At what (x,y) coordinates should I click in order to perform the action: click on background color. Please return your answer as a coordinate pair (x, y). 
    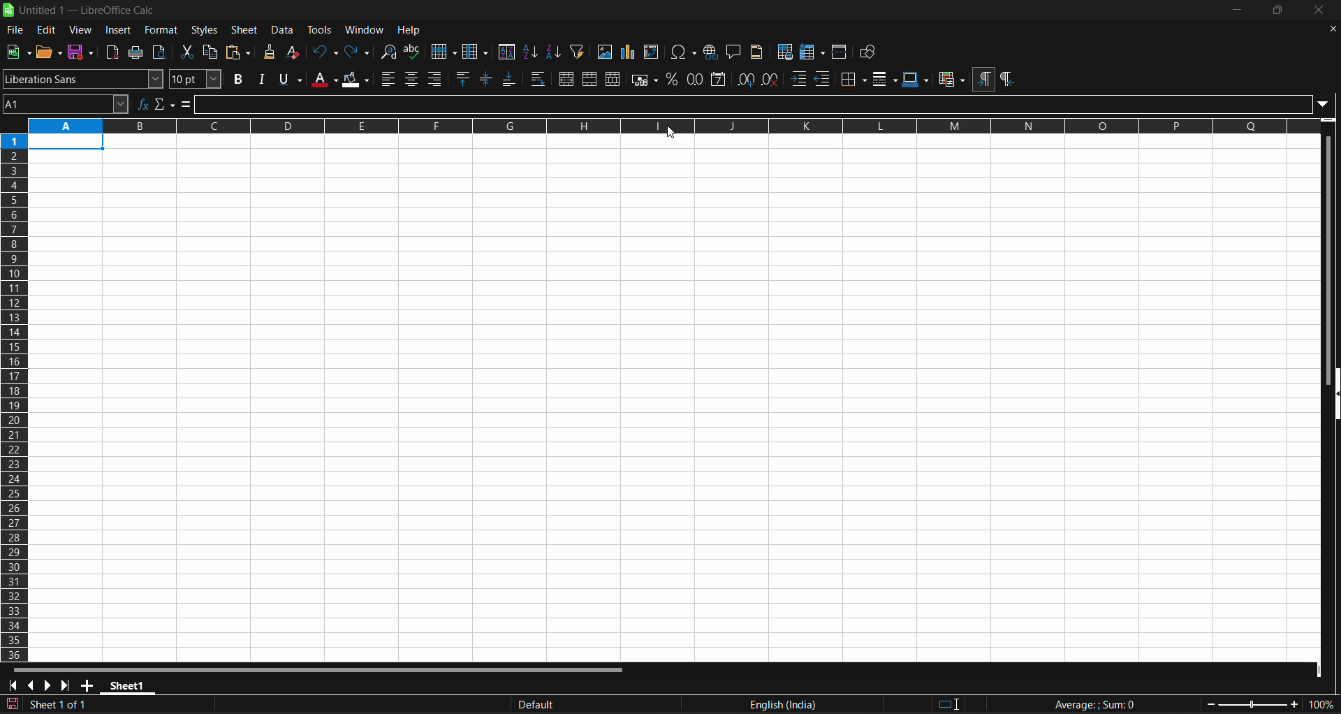
    Looking at the image, I should click on (356, 80).